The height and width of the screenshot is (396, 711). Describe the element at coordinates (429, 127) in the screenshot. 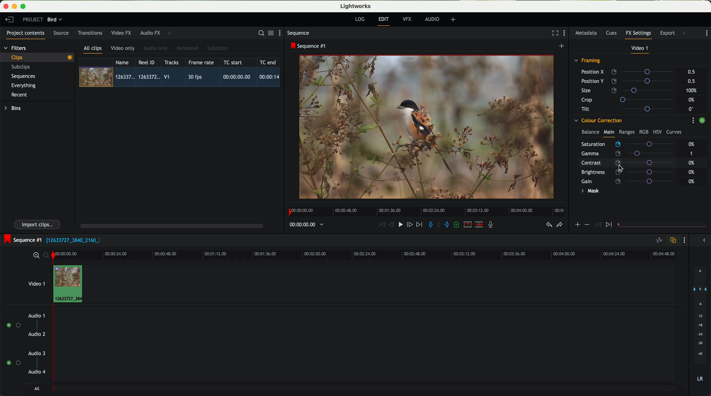

I see `video preview` at that location.